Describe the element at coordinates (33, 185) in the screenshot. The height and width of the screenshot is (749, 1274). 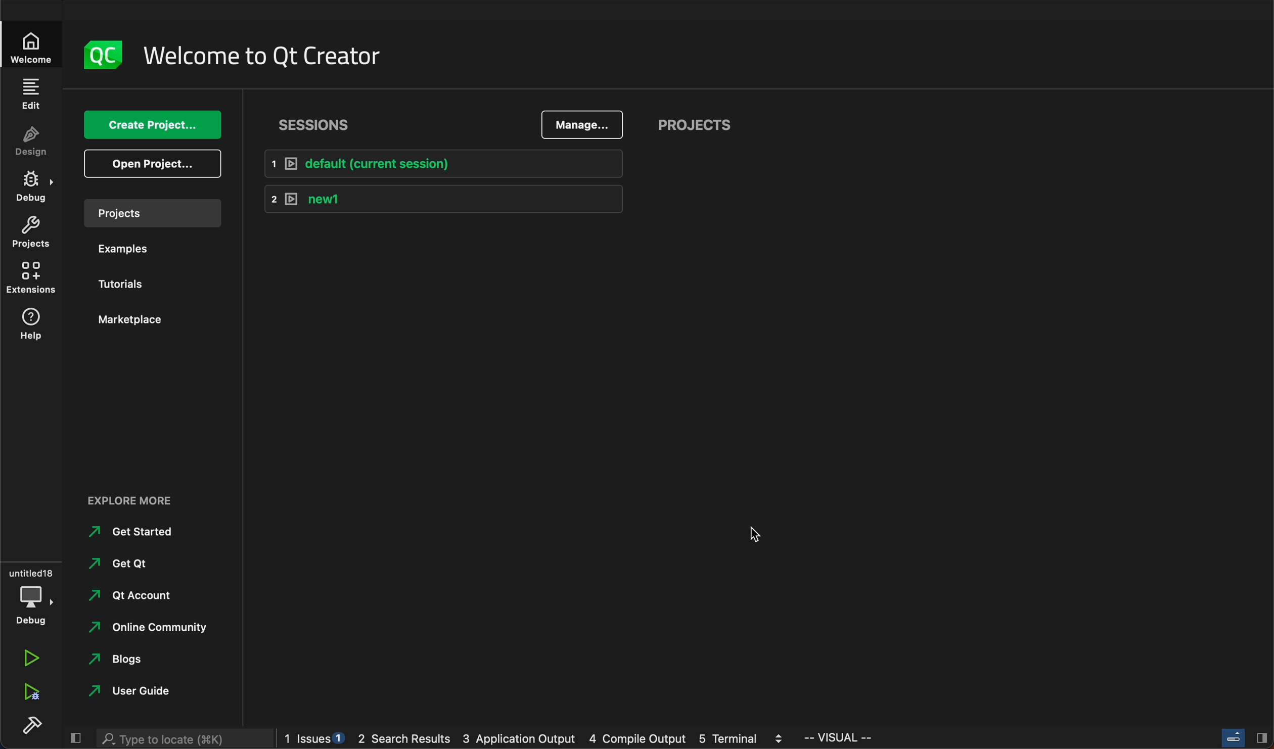
I see `debug` at that location.